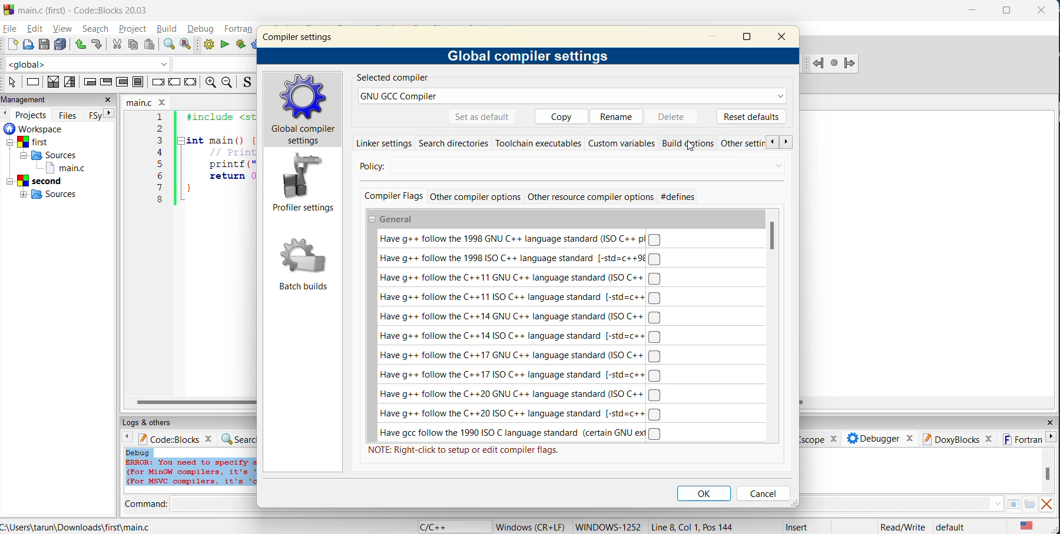 The height and width of the screenshot is (534, 1060). Describe the element at coordinates (240, 29) in the screenshot. I see `fortran` at that location.